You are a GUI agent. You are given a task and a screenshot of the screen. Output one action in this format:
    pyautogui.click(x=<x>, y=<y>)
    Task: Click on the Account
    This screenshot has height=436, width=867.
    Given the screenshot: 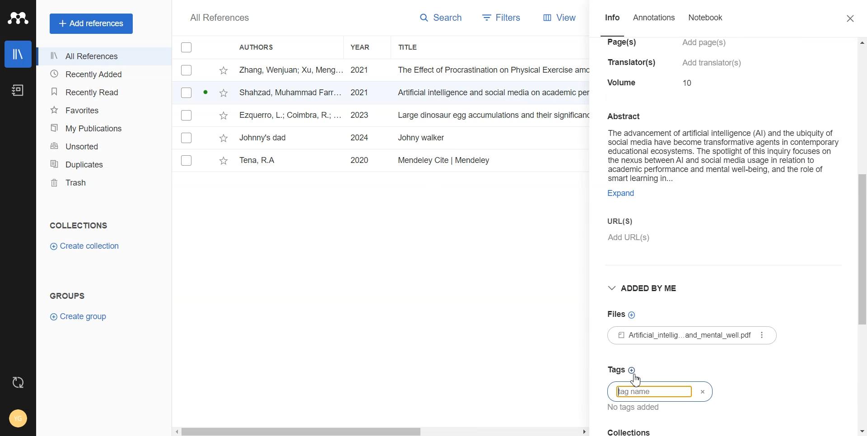 What is the action you would take?
    pyautogui.click(x=18, y=419)
    